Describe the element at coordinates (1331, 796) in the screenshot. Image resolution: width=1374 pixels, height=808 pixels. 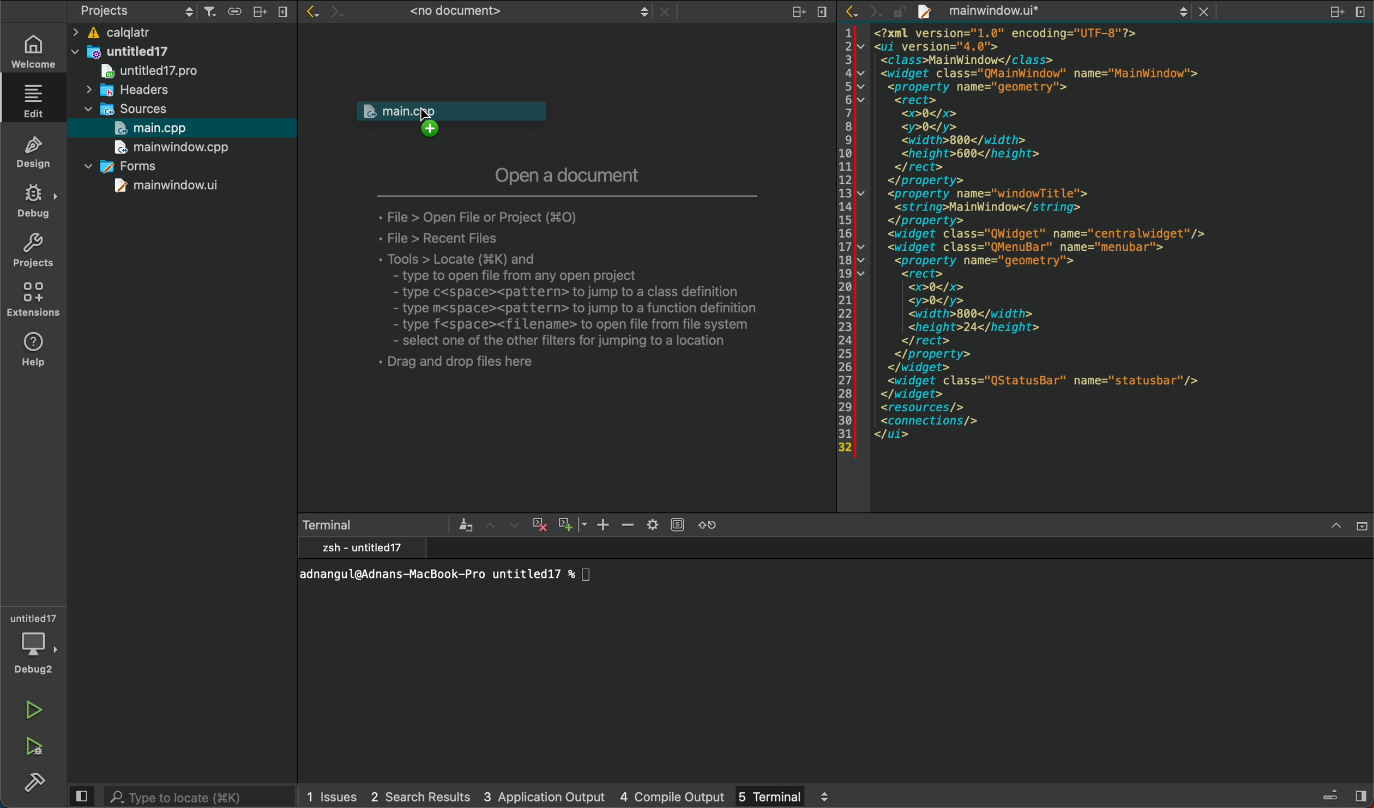
I see `toggle progress details` at that location.